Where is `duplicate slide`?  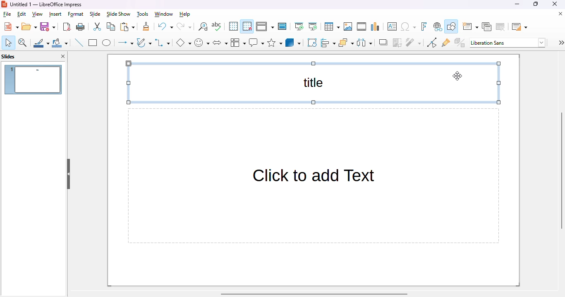
duplicate slide is located at coordinates (486, 26).